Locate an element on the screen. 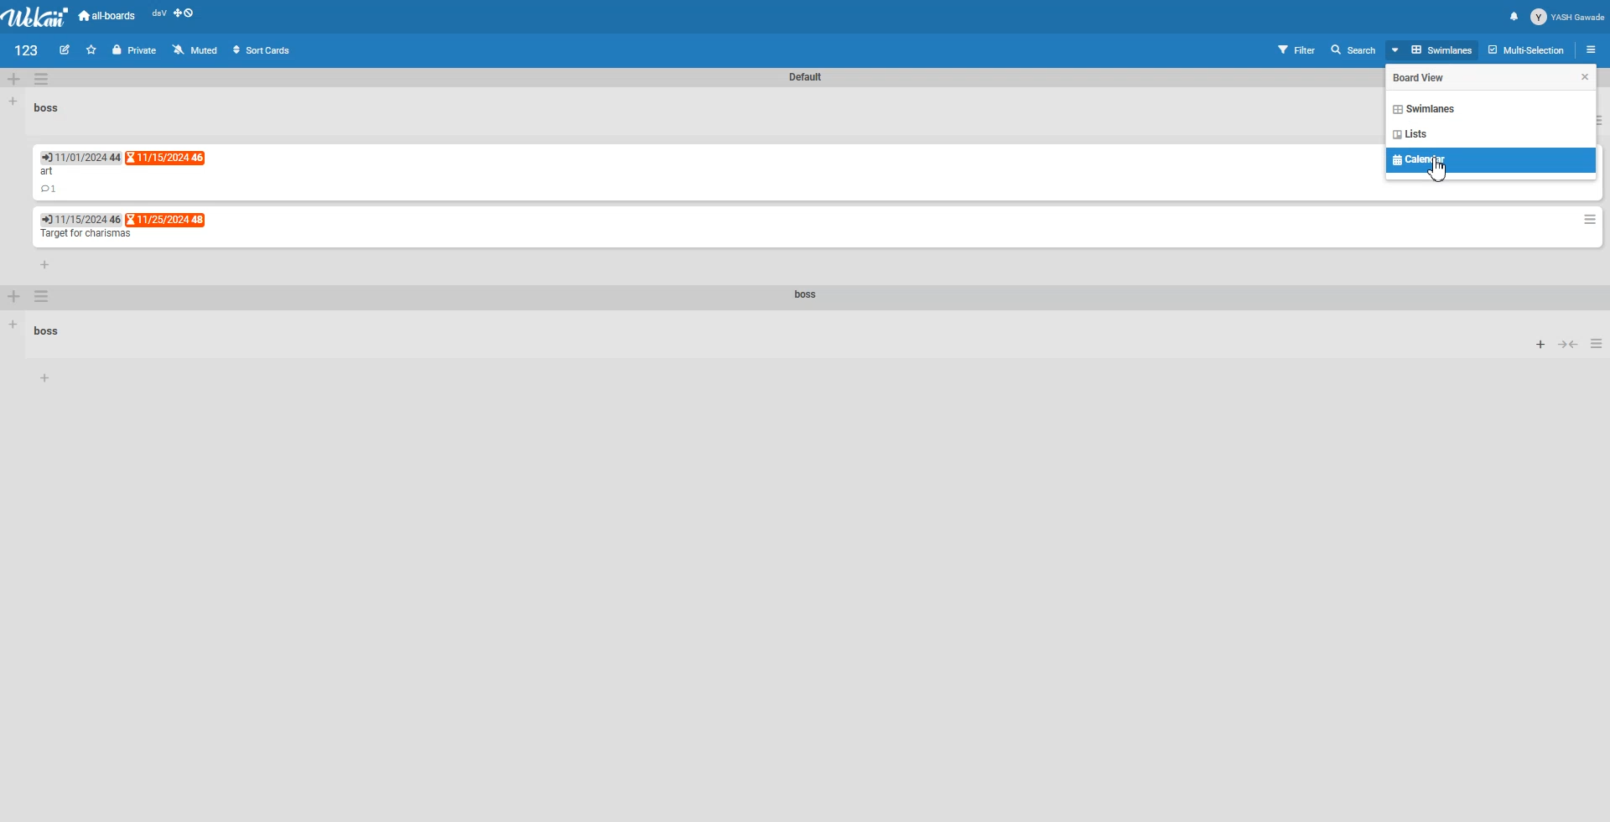 Image resolution: width=1610 pixels, height=822 pixels. Logo is located at coordinates (37, 17).